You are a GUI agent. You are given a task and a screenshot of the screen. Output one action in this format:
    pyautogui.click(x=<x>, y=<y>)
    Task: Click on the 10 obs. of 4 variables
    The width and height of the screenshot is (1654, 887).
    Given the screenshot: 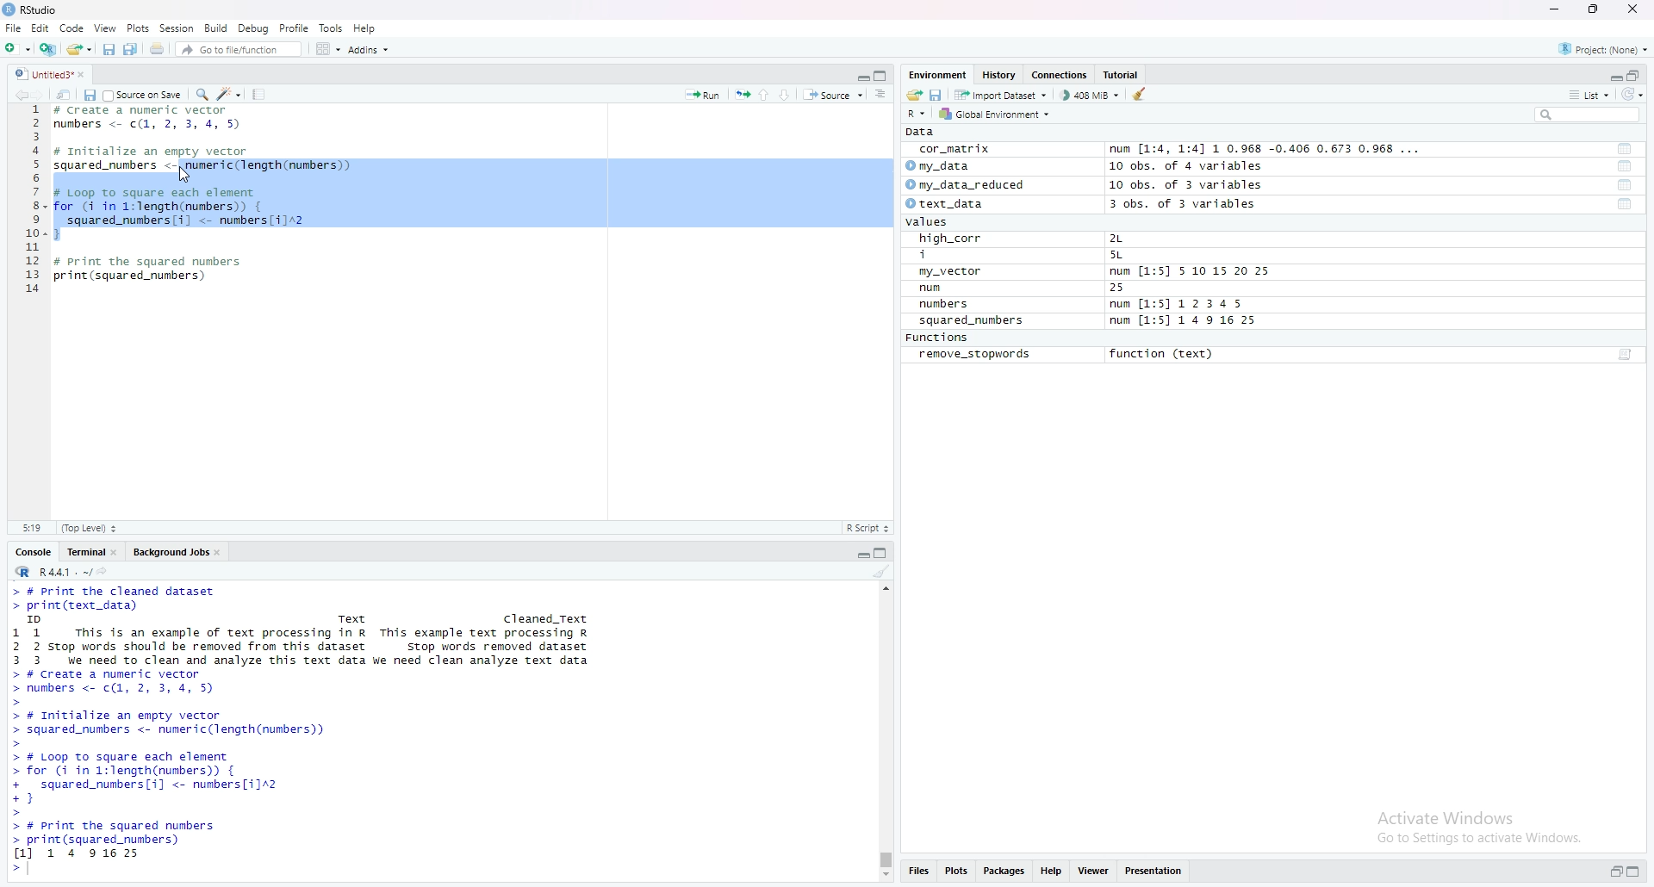 What is the action you would take?
    pyautogui.click(x=1185, y=166)
    